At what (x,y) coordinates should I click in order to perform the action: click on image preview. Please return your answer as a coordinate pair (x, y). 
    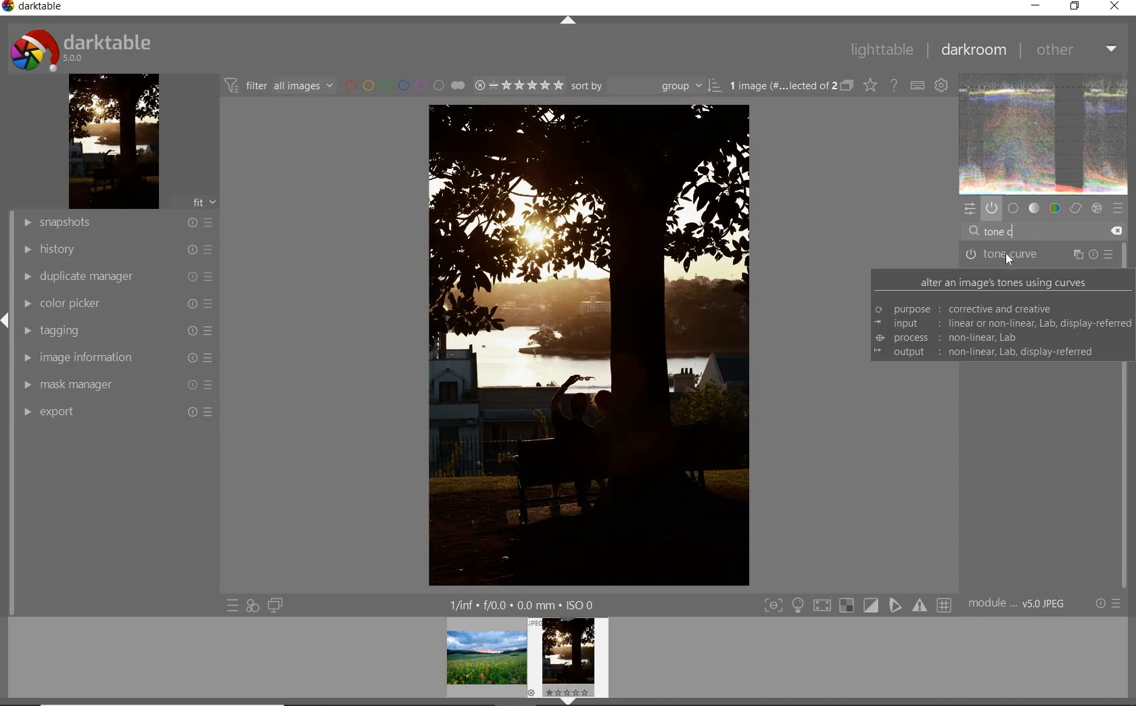
    Looking at the image, I should click on (534, 661).